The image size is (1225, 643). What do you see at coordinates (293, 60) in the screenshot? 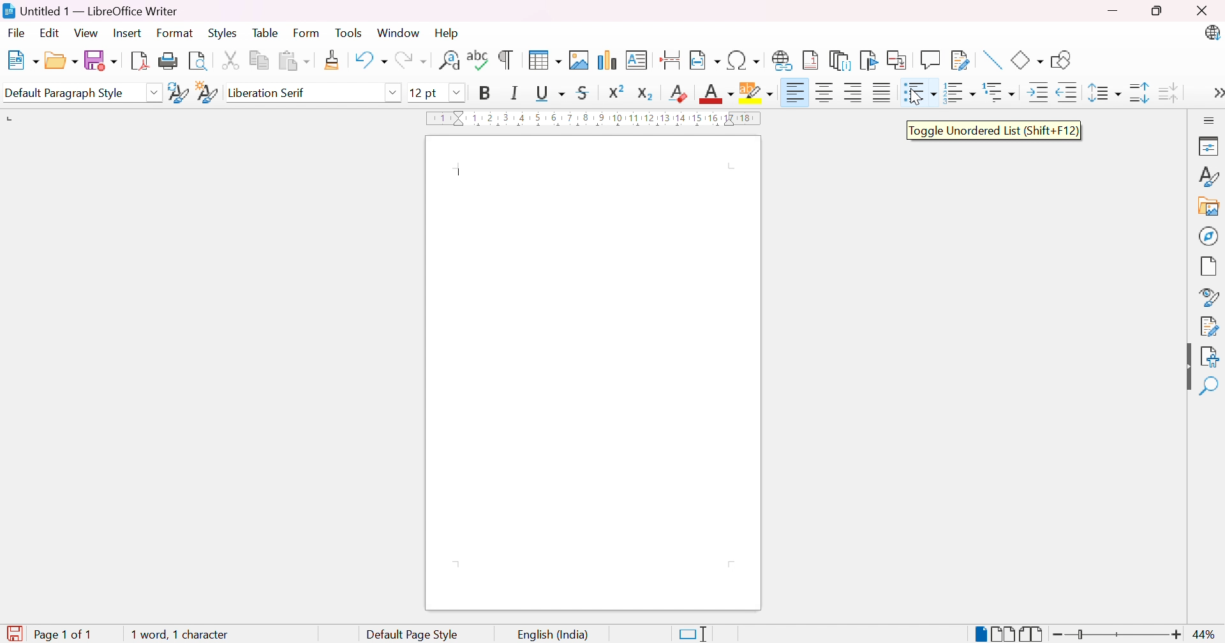
I see `Paste` at bounding box center [293, 60].